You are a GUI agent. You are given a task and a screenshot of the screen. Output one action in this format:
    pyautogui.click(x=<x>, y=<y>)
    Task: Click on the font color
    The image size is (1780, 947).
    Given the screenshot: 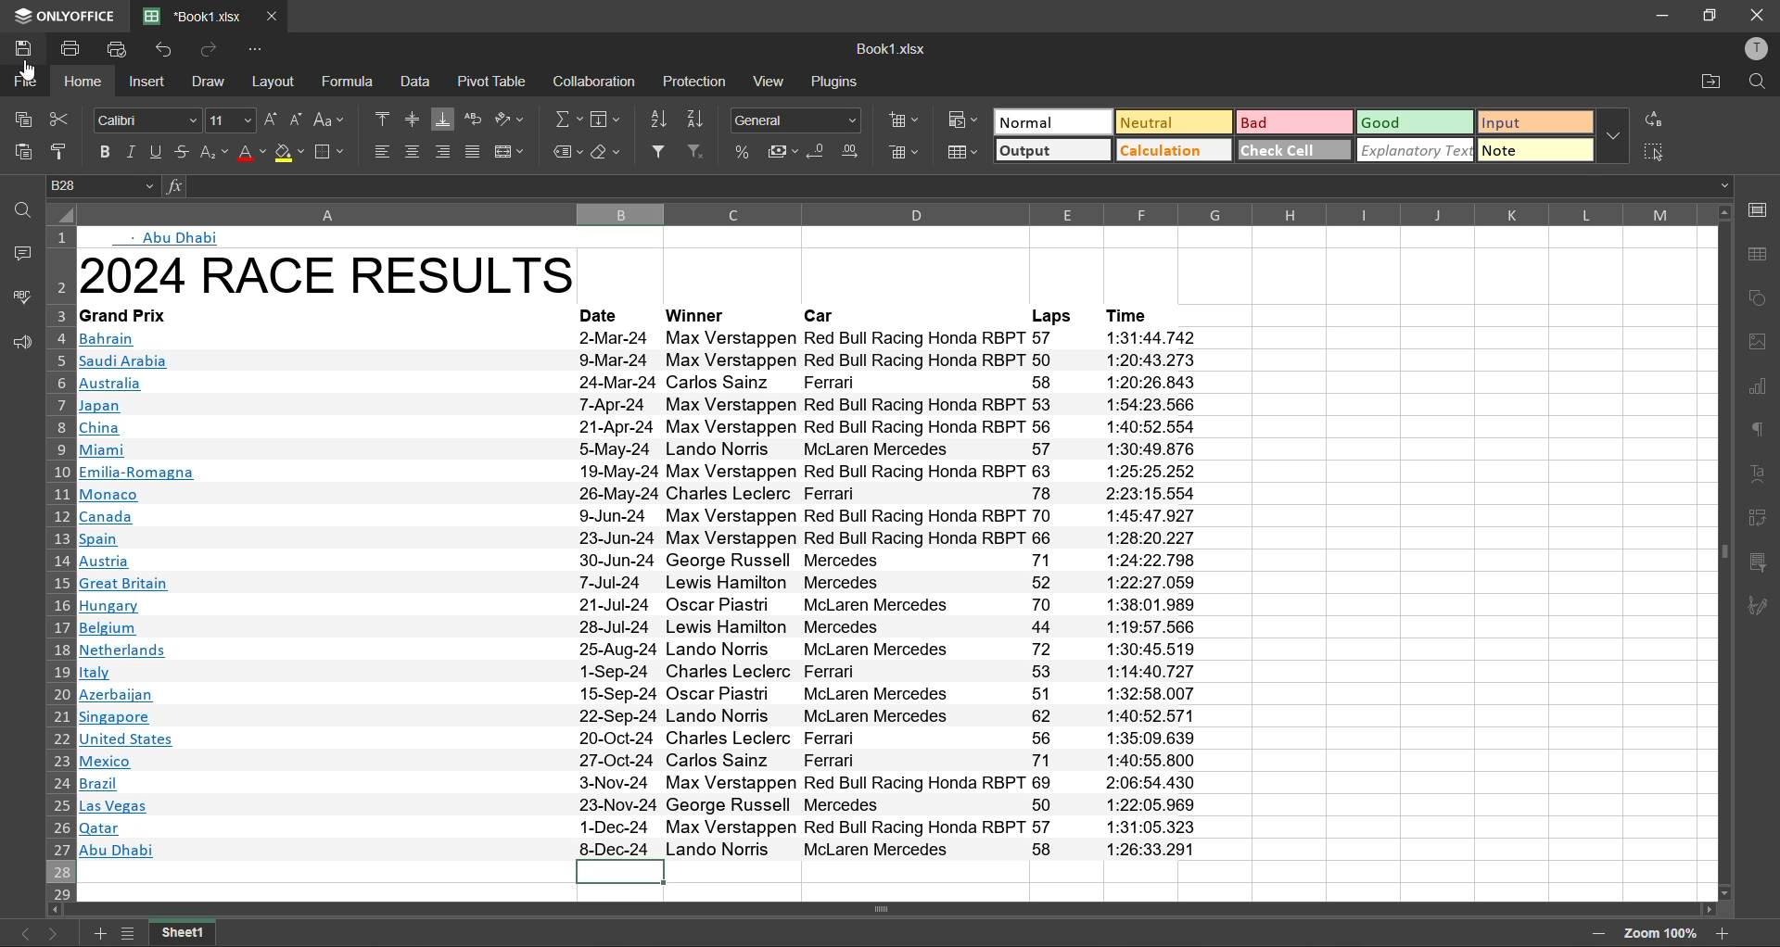 What is the action you would take?
    pyautogui.click(x=249, y=153)
    